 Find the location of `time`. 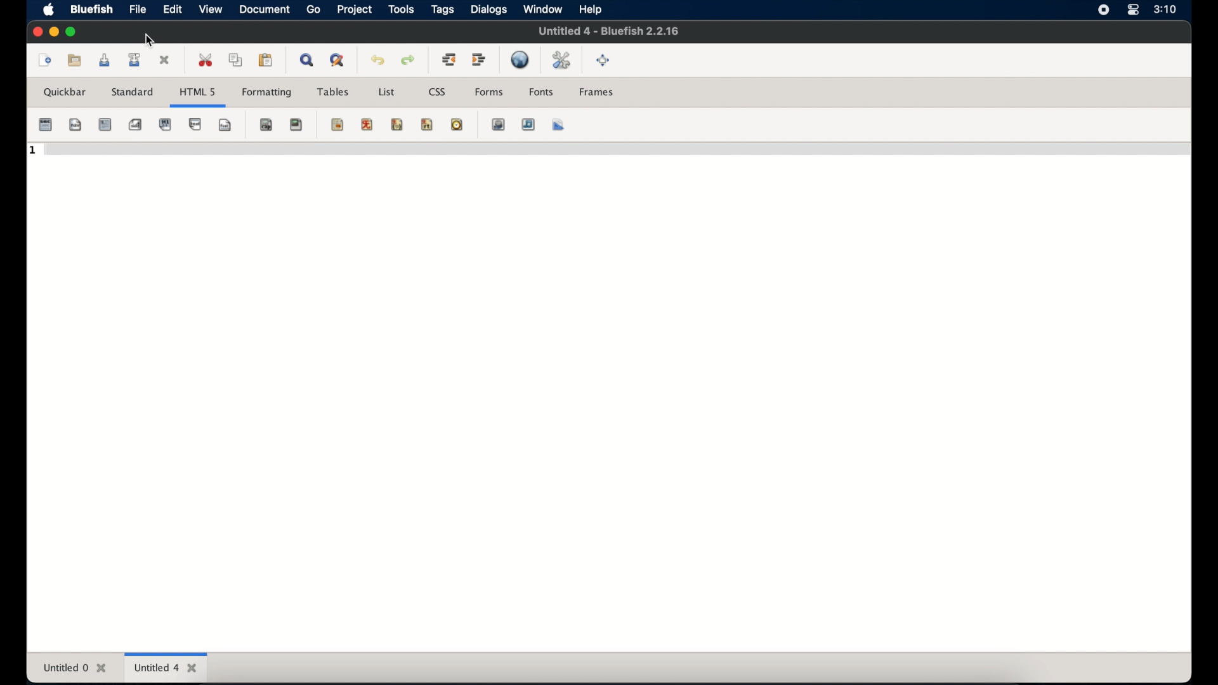

time is located at coordinates (1165, 10).